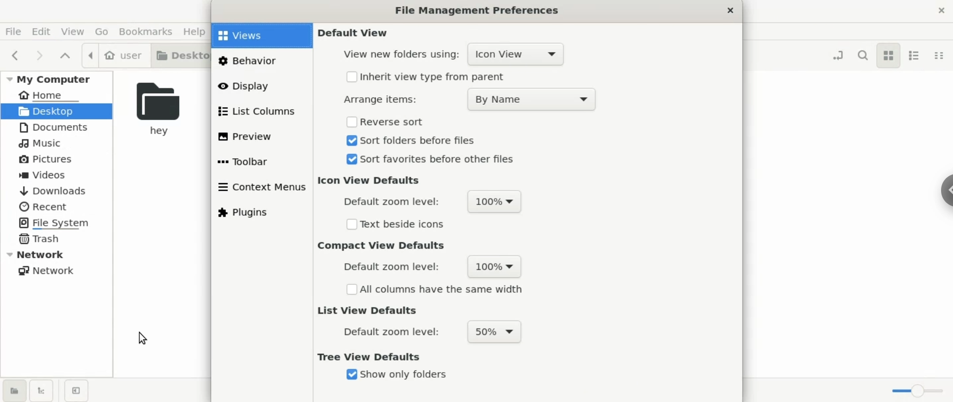 The image size is (953, 402). What do you see at coordinates (497, 267) in the screenshot?
I see `100%` at bounding box center [497, 267].